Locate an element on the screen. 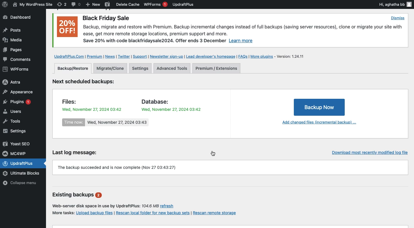 This screenshot has height=228, width=414. Dismiss is located at coordinates (398, 18).